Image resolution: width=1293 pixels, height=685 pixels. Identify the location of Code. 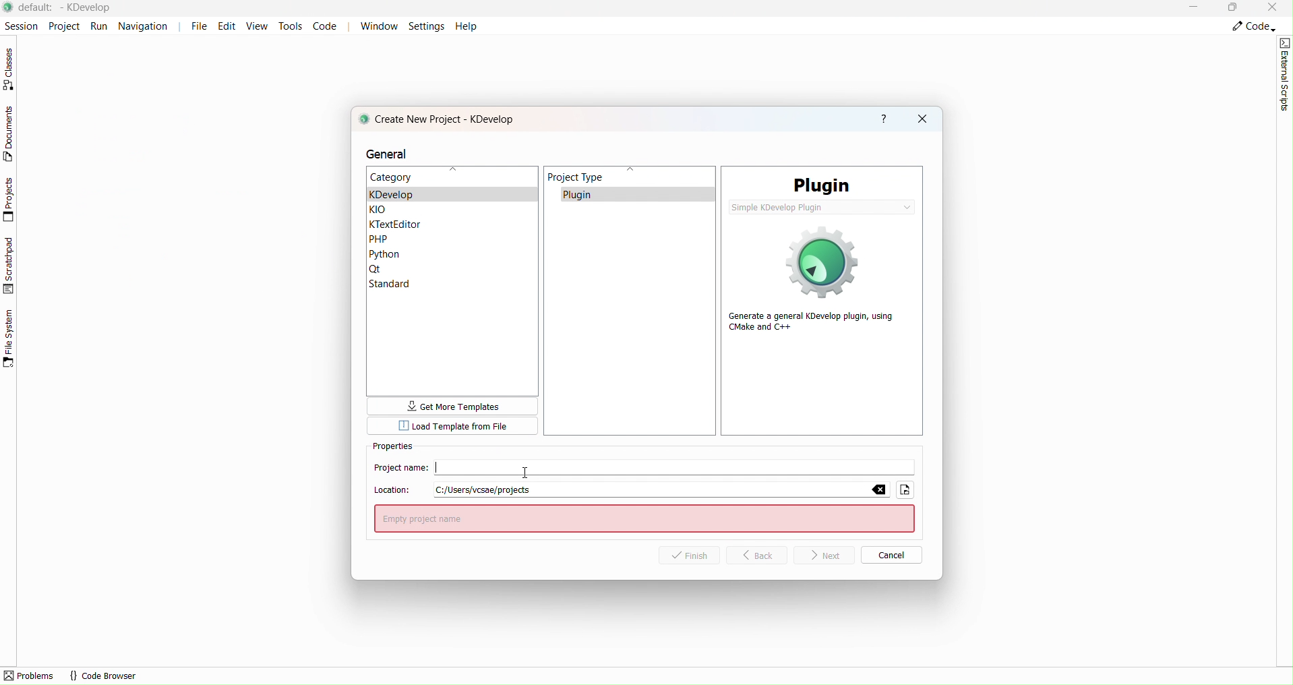
(326, 26).